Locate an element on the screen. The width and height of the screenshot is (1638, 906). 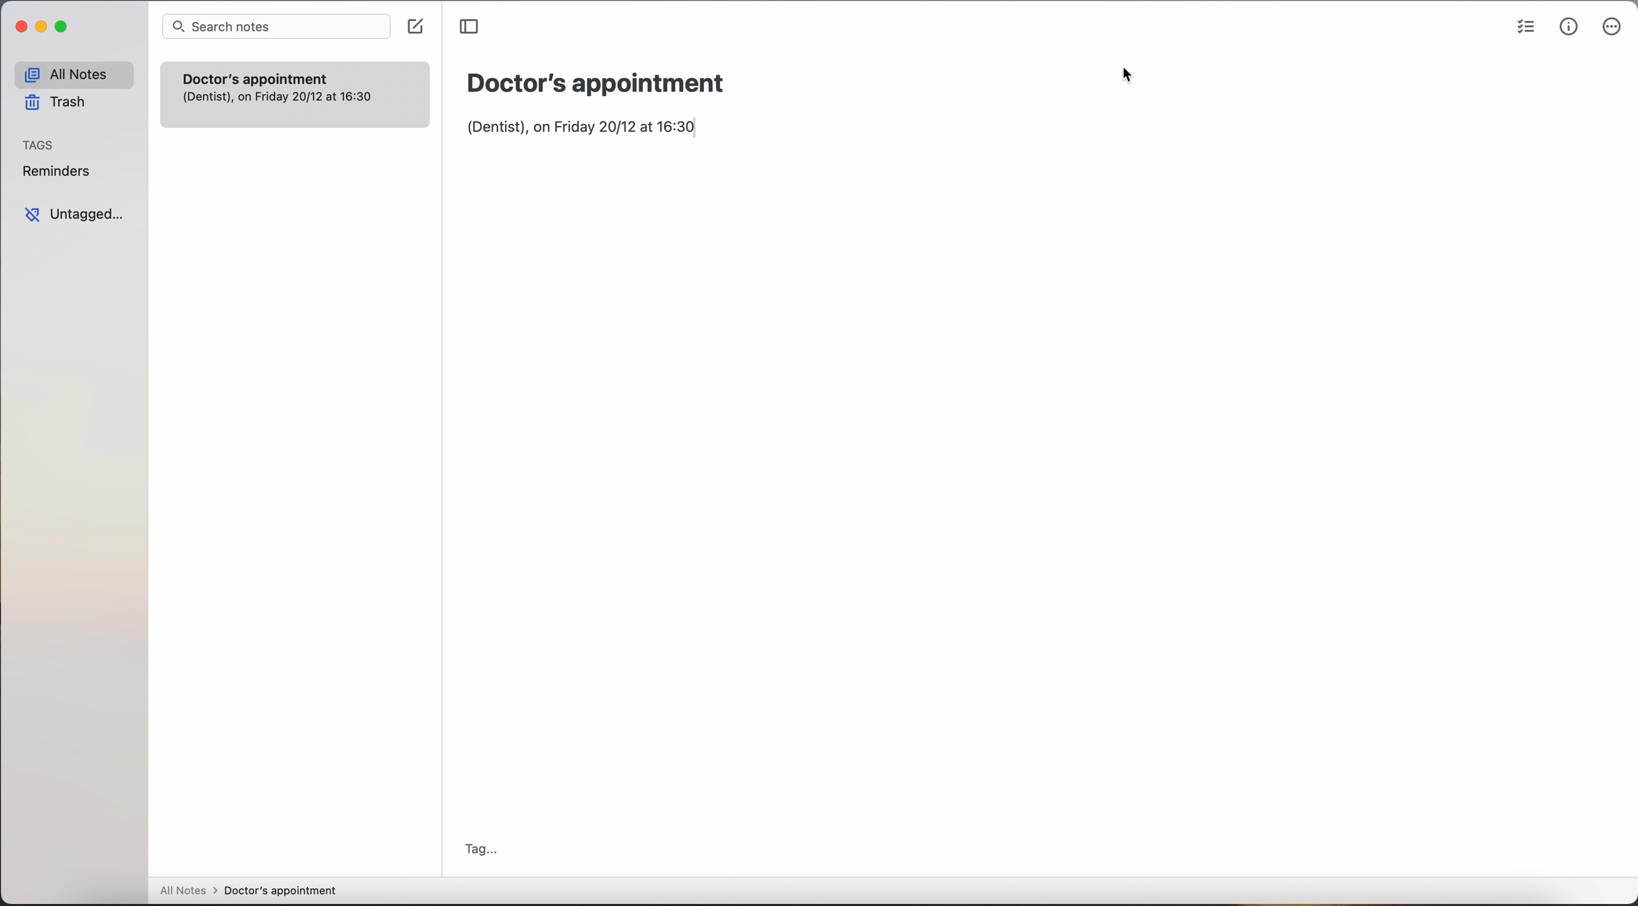
Untagged... is located at coordinates (79, 215).